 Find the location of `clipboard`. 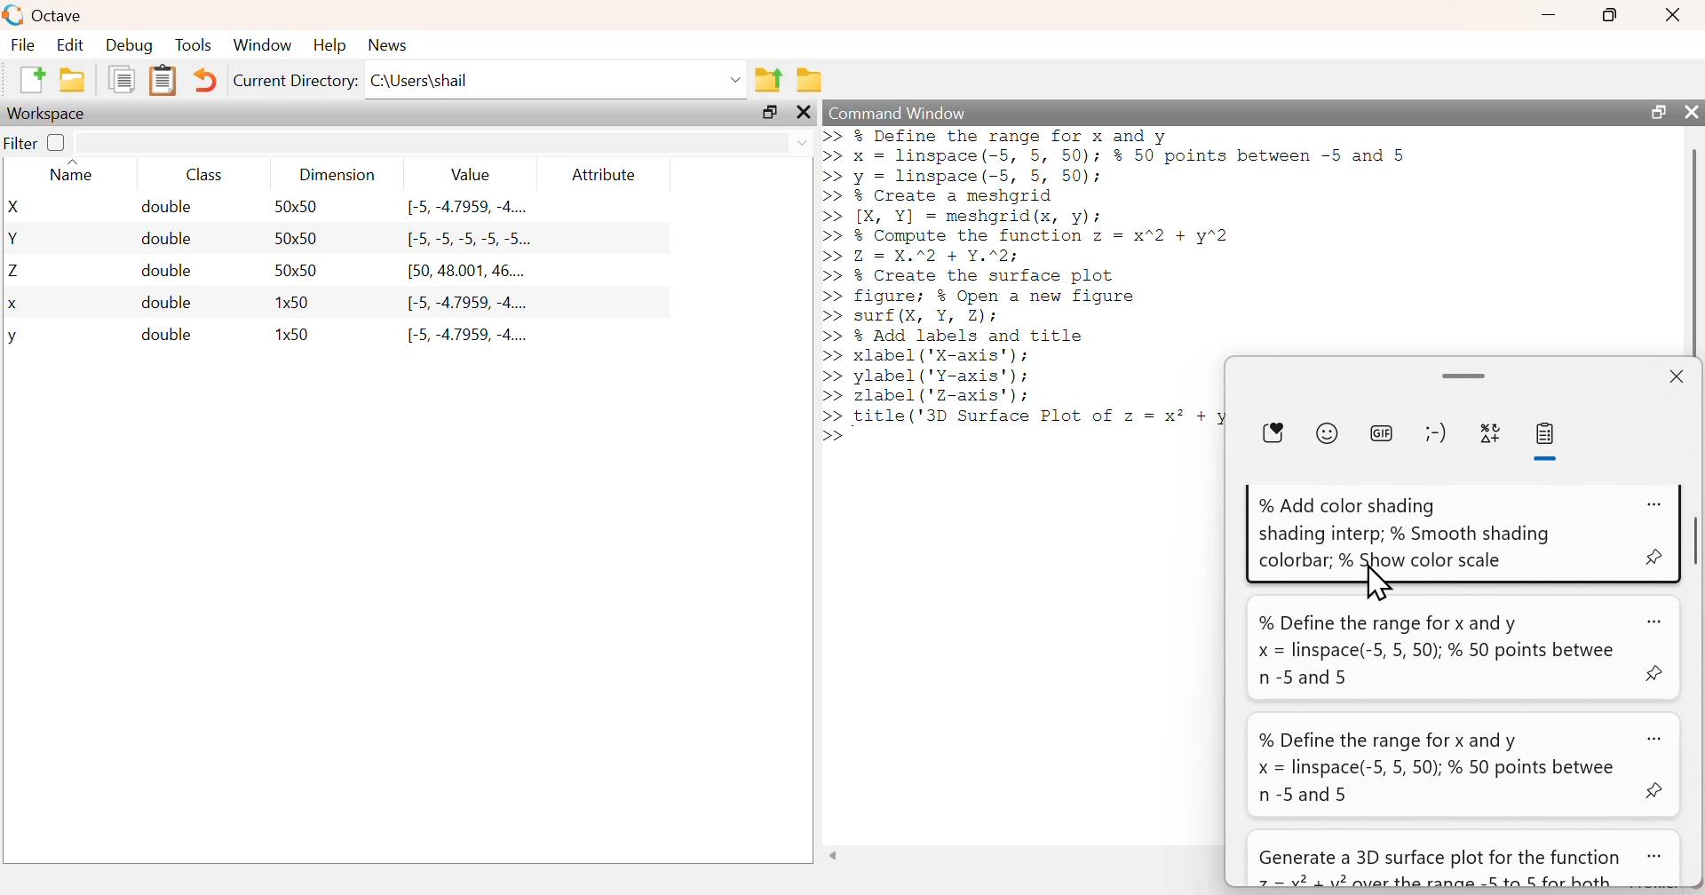

clipboard is located at coordinates (1549, 434).